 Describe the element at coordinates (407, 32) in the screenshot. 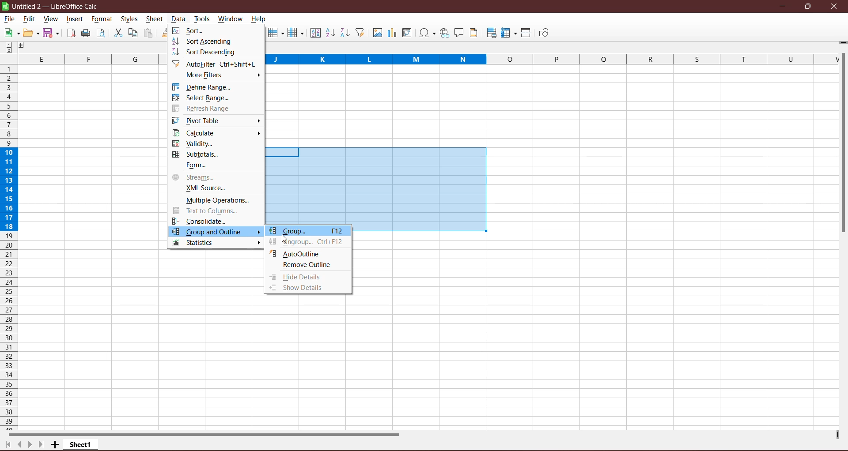

I see `Insert or Edit Pivot table` at that location.